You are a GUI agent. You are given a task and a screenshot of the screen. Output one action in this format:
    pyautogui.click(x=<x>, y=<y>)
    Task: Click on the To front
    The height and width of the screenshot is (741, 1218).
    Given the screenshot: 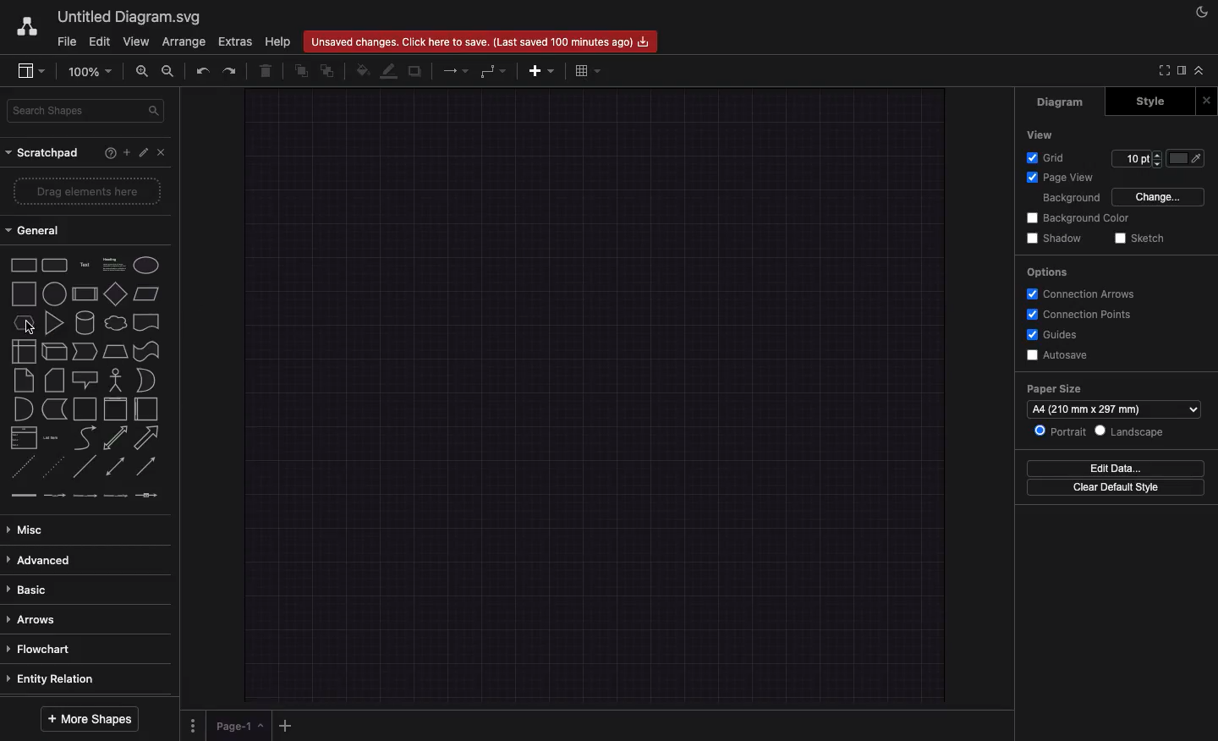 What is the action you would take?
    pyautogui.click(x=301, y=72)
    